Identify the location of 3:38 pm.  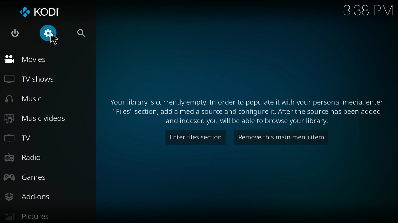
(366, 10).